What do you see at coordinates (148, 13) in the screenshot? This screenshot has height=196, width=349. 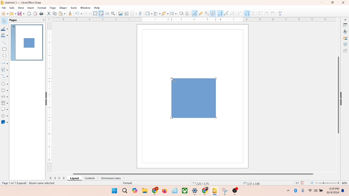 I see `transformation` at bounding box center [148, 13].